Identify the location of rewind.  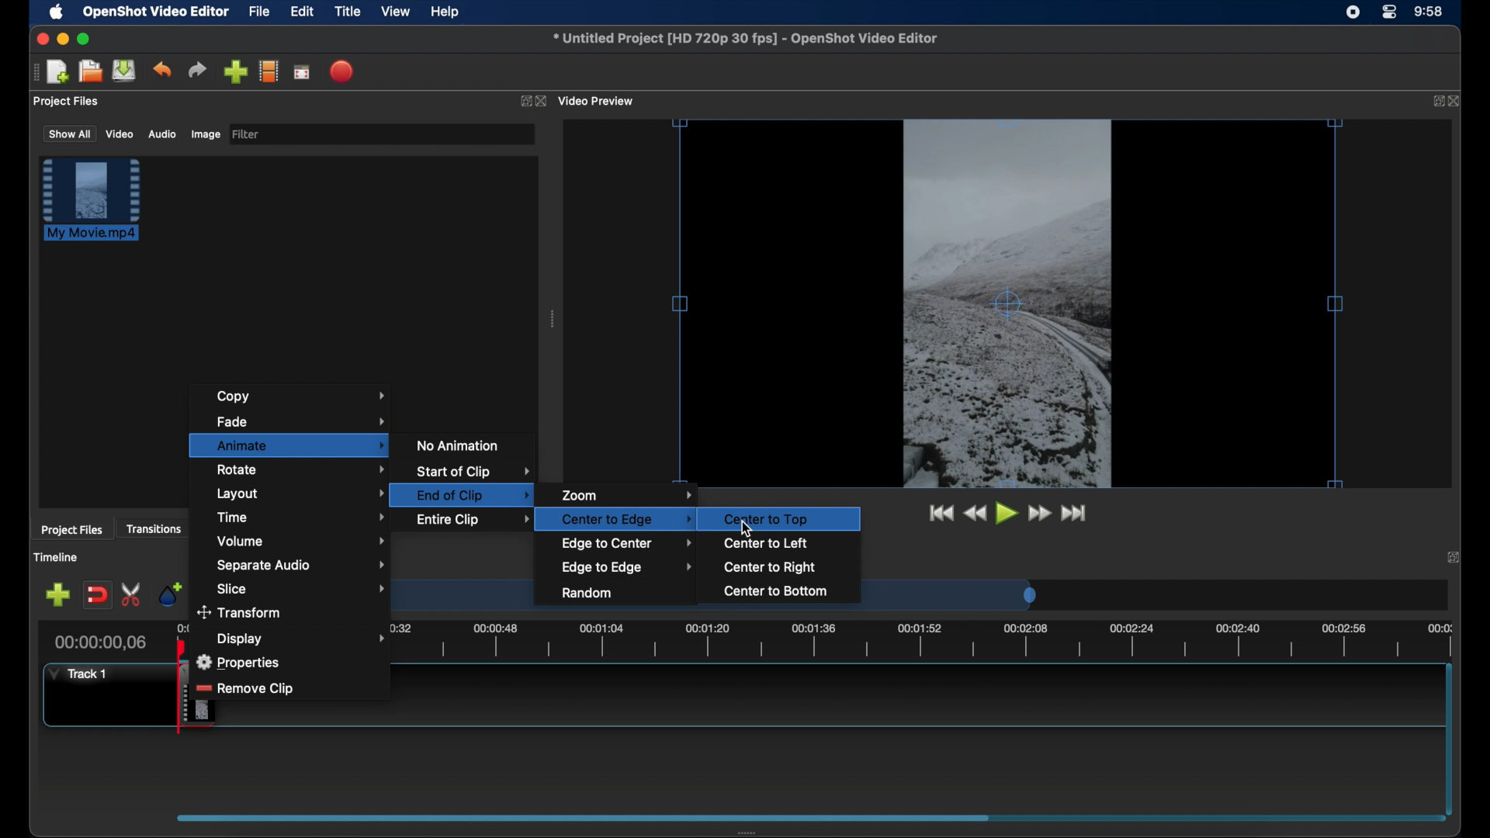
(975, 514).